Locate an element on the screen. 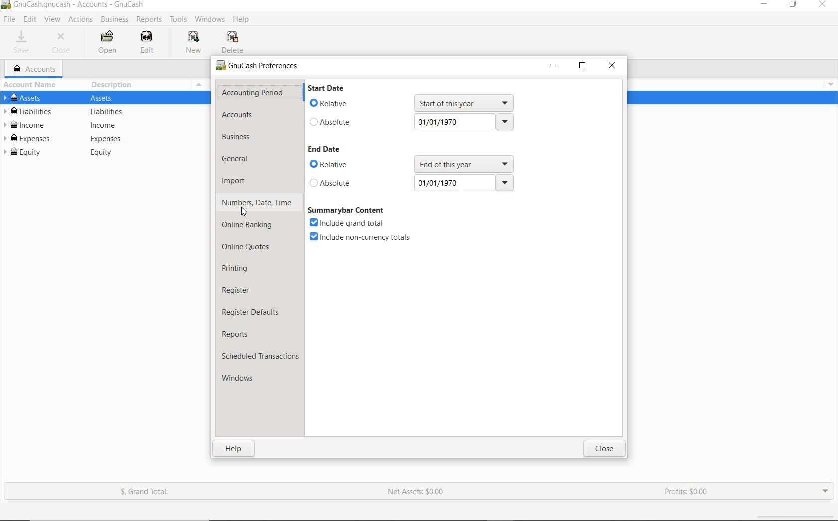  business is located at coordinates (250, 138).